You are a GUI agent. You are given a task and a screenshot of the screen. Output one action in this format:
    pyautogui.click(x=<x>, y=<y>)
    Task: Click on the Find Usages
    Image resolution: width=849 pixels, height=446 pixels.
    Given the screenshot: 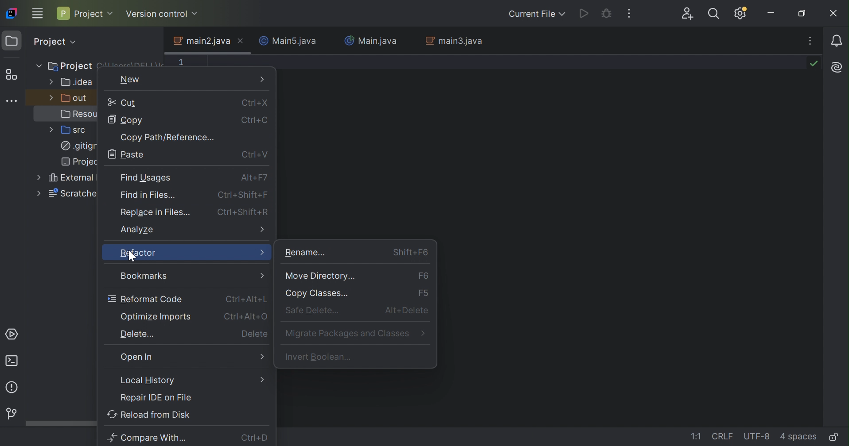 What is the action you would take?
    pyautogui.click(x=147, y=178)
    